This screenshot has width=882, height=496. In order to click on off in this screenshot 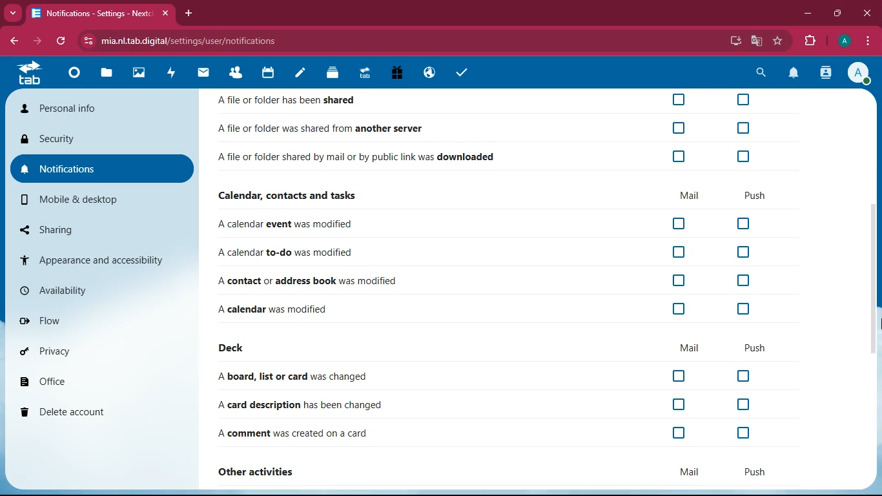, I will do `click(742, 435)`.